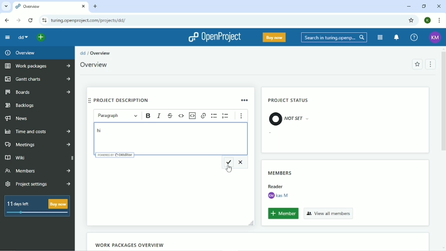 The height and width of the screenshot is (251, 446). Describe the element at coordinates (155, 99) in the screenshot. I see `Project description` at that location.